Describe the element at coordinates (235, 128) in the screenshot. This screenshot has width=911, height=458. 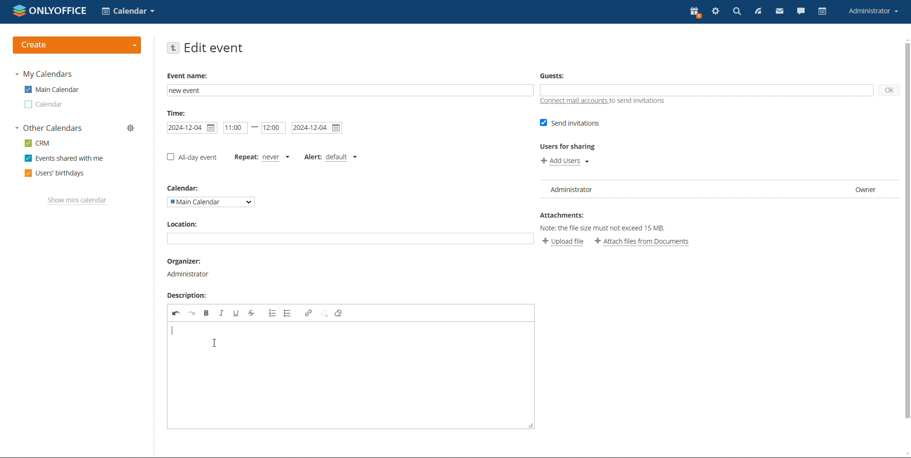
I see `start date` at that location.